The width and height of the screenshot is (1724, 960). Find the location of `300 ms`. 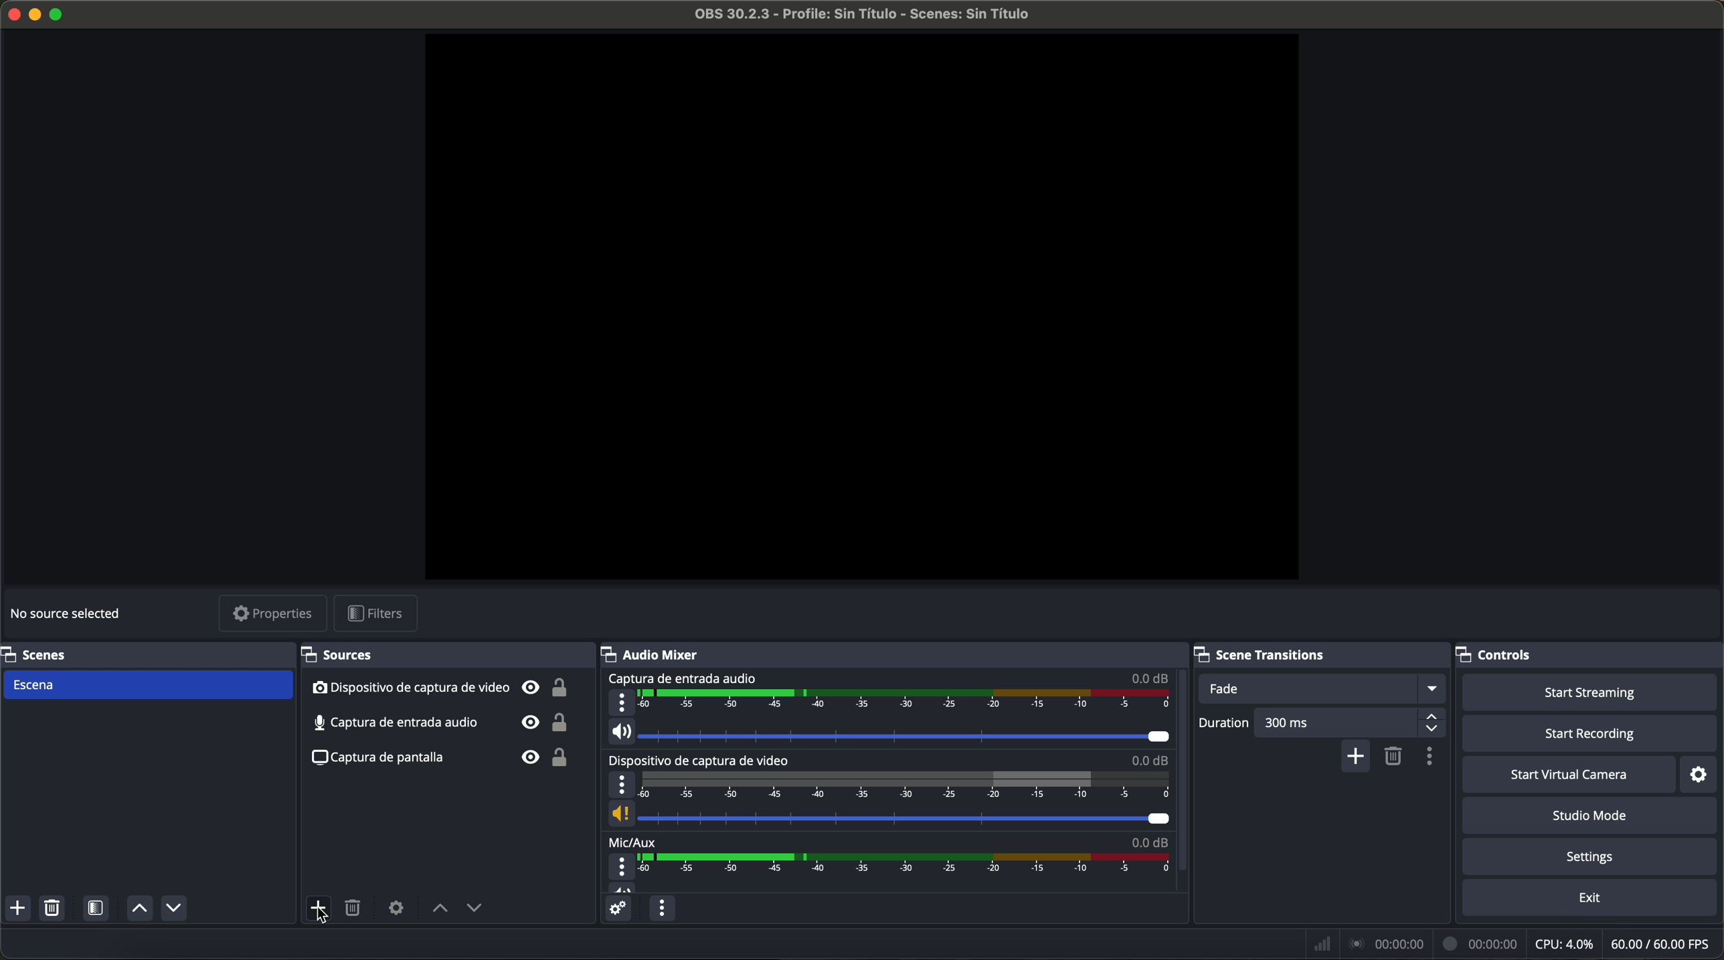

300 ms is located at coordinates (1351, 723).